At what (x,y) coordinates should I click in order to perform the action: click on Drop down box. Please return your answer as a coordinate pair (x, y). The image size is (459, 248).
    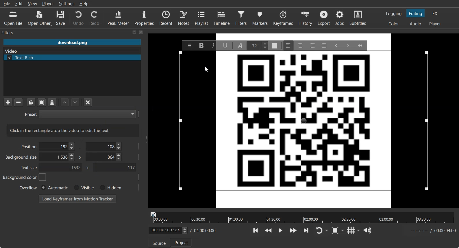
    Looking at the image, I should click on (359, 230).